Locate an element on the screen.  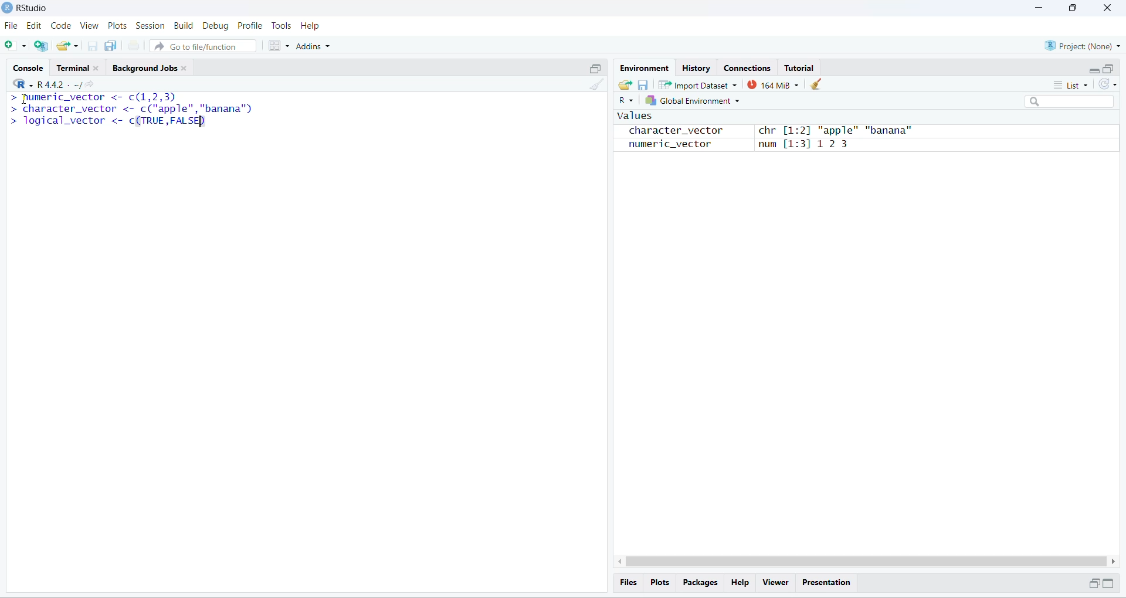
maximize is located at coordinates (1108, 69).